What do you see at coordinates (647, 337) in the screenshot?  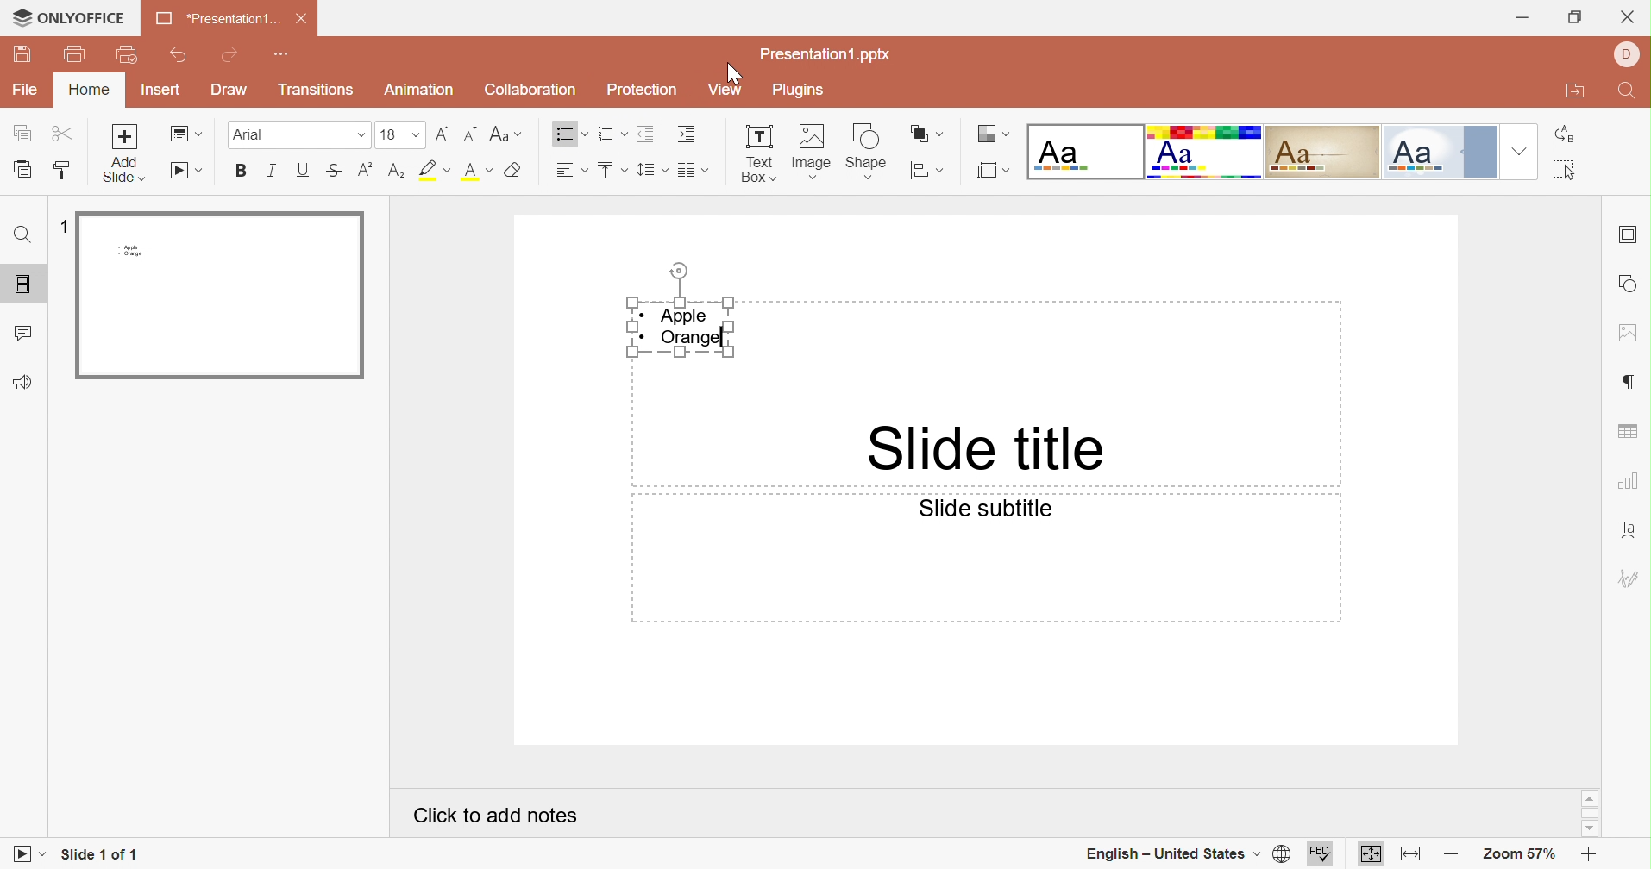 I see `Bullet` at bounding box center [647, 337].